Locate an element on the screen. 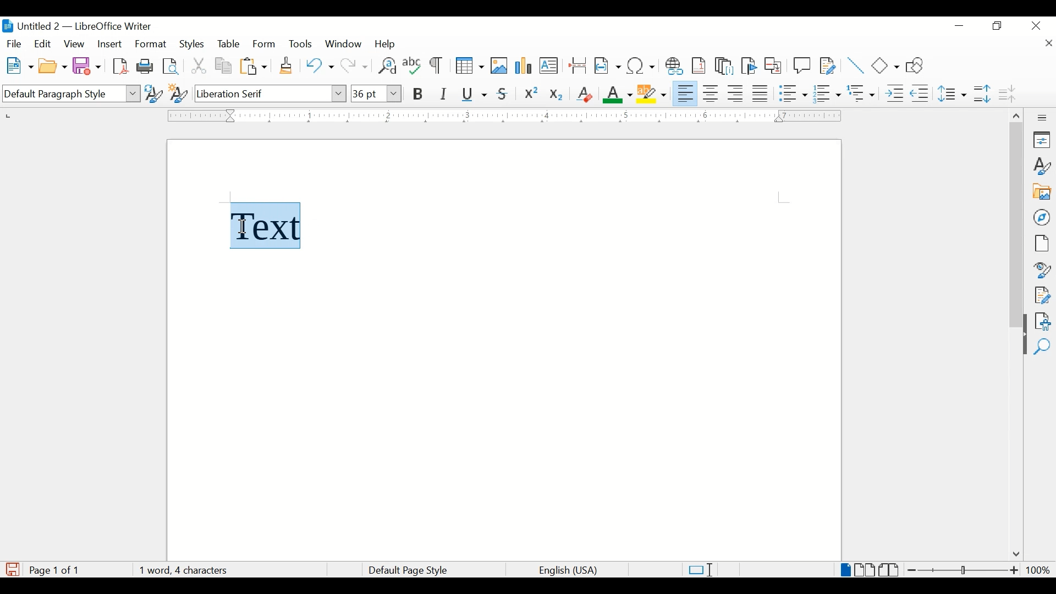 This screenshot has height=594, width=1056. undo is located at coordinates (320, 65).